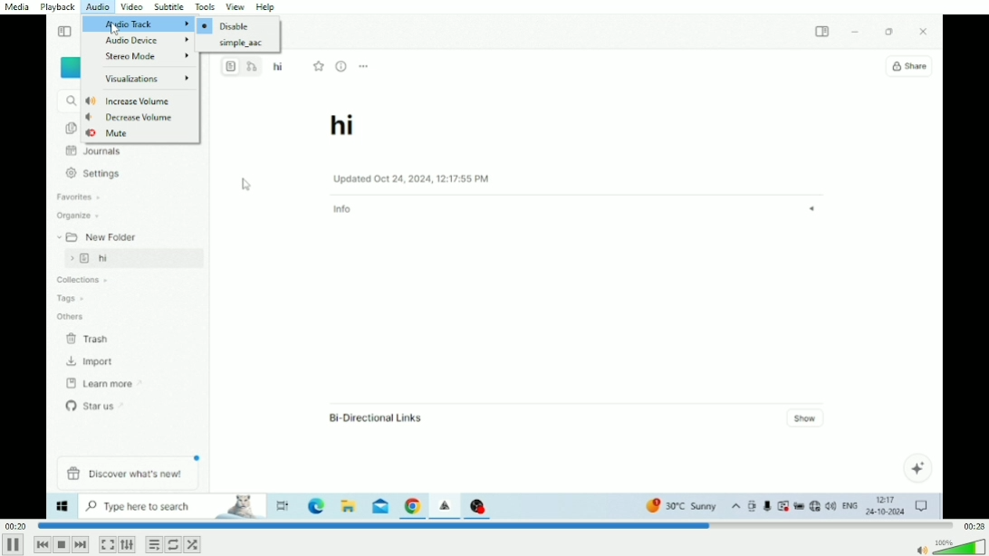 Image resolution: width=989 pixels, height=556 pixels. I want to click on Audio Track, so click(137, 24).